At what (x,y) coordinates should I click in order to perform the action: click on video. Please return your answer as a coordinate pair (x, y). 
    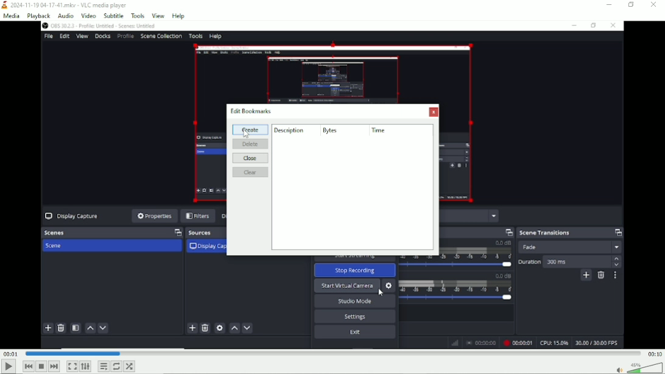
    Looking at the image, I should click on (345, 62).